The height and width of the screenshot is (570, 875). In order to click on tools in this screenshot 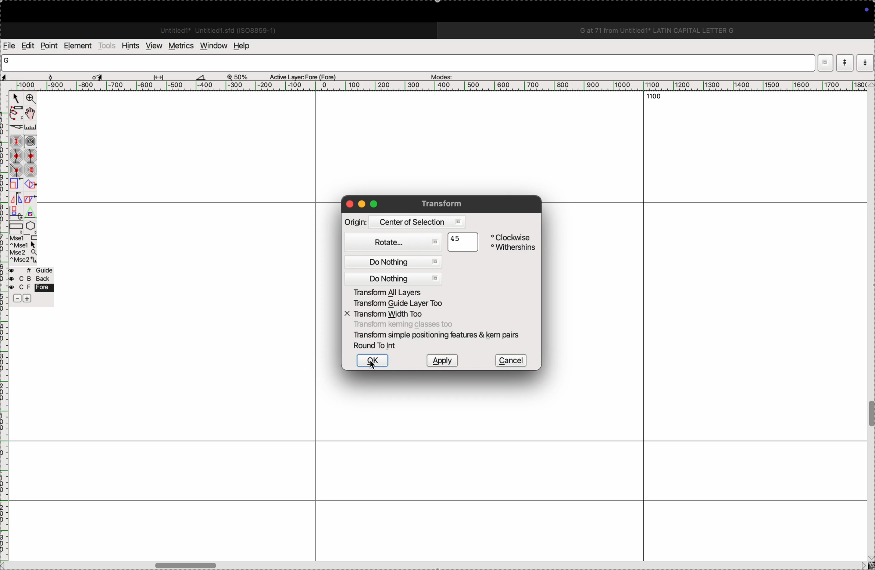, I will do `click(108, 47)`.